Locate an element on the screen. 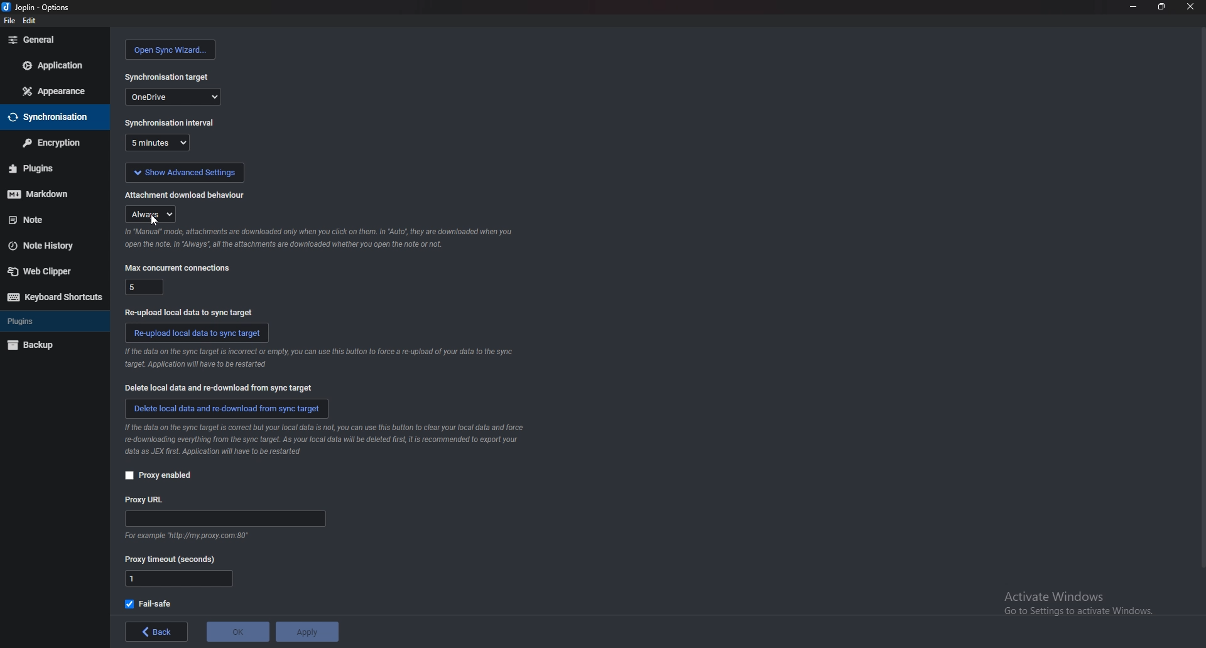 This screenshot has height=648, width=1206. scroll bar is located at coordinates (1201, 300).